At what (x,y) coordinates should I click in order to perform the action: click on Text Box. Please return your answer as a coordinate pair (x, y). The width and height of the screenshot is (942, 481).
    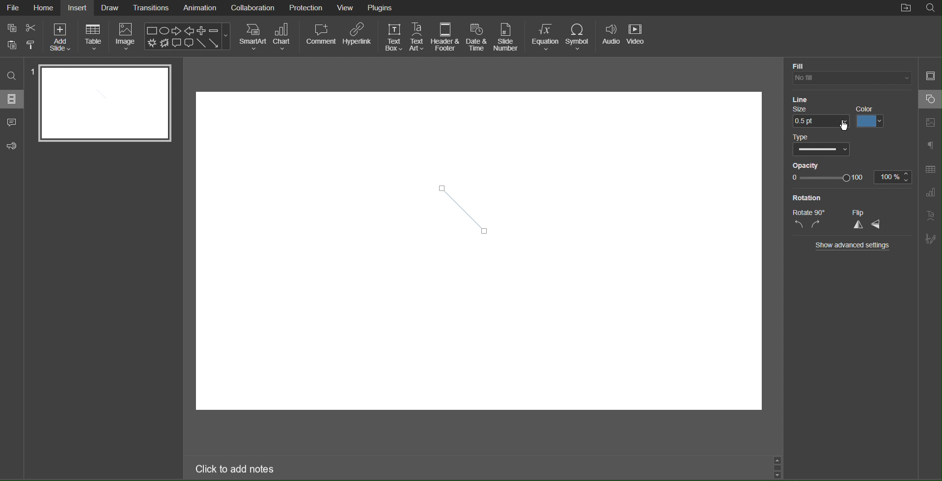
    Looking at the image, I should click on (392, 36).